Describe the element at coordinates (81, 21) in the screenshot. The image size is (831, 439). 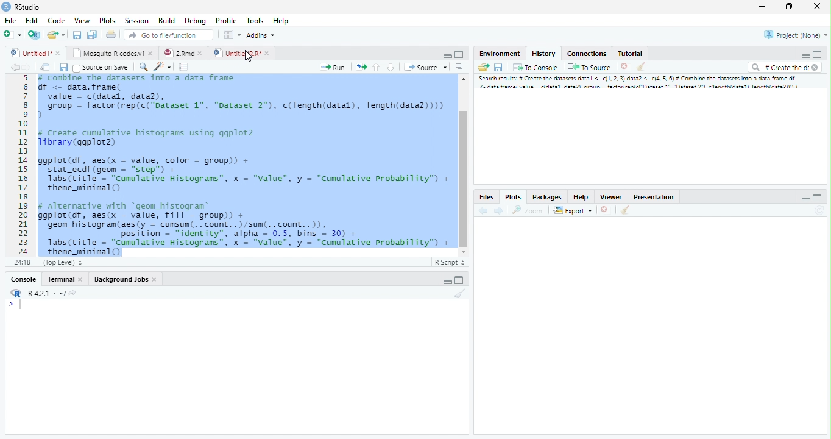
I see `View` at that location.